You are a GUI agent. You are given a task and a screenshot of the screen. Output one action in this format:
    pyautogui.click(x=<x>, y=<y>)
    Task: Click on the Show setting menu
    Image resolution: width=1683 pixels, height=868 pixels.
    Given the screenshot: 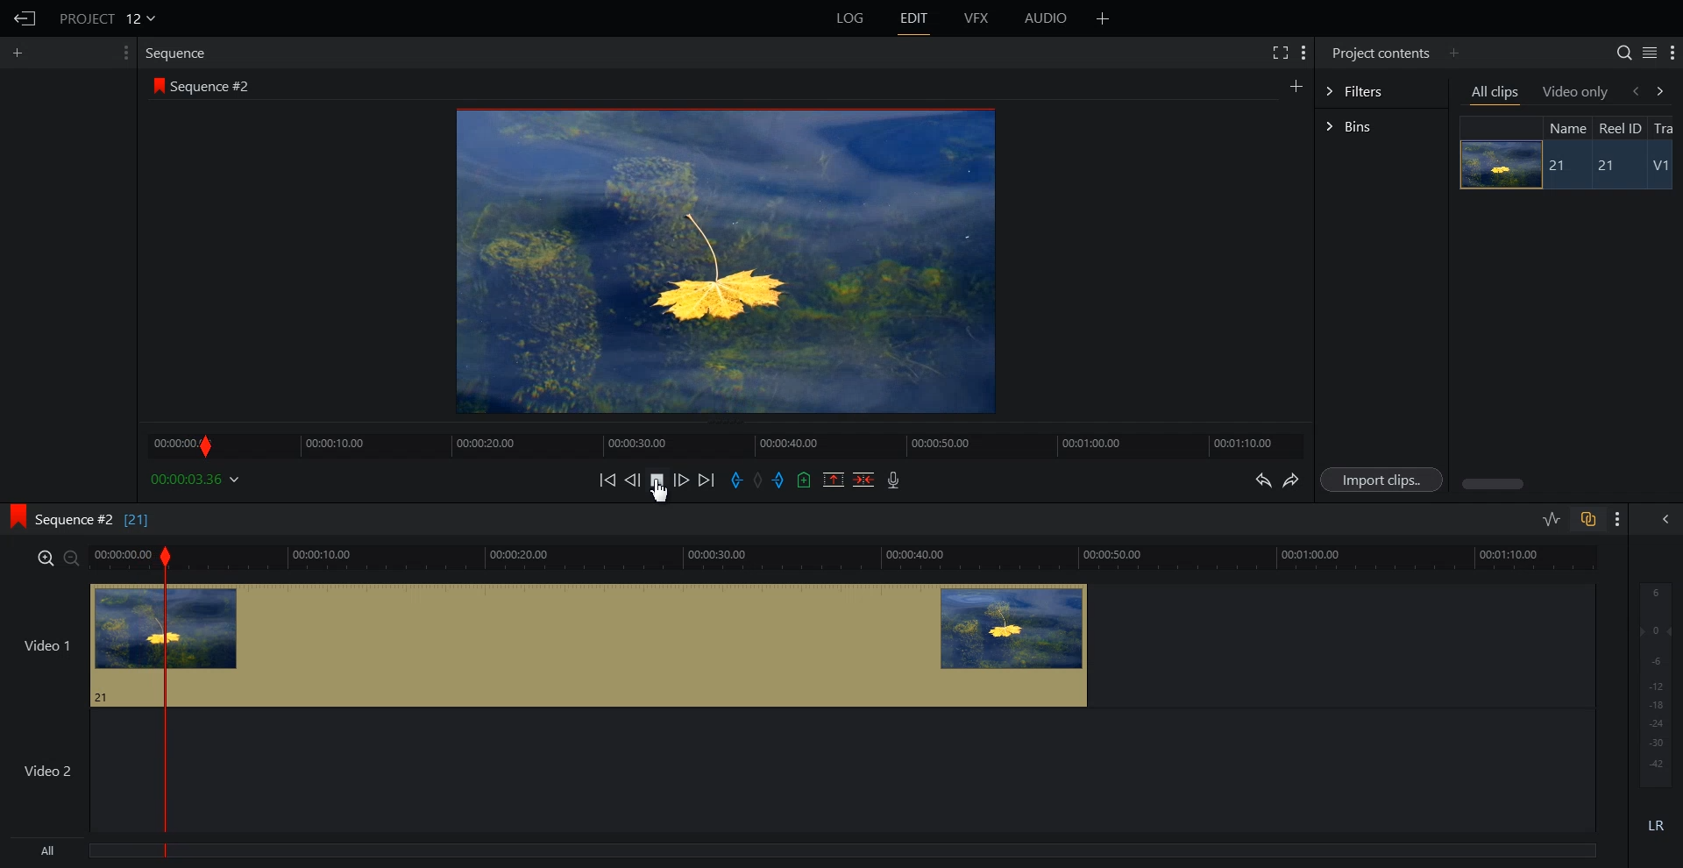 What is the action you would take?
    pyautogui.click(x=1303, y=53)
    